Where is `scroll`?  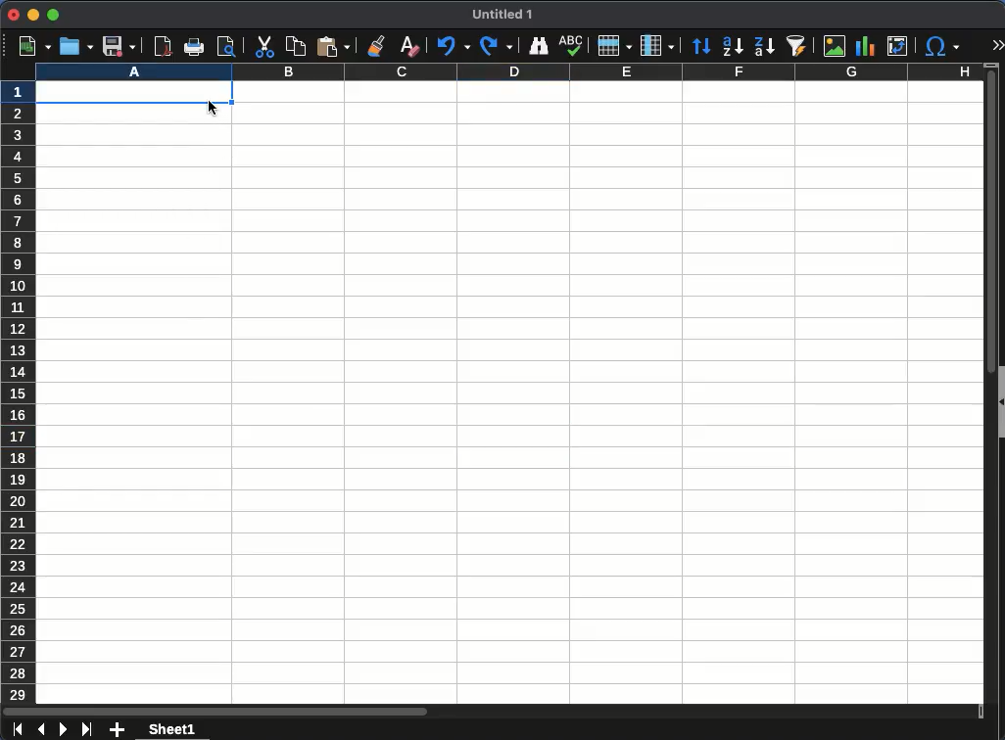 scroll is located at coordinates (984, 394).